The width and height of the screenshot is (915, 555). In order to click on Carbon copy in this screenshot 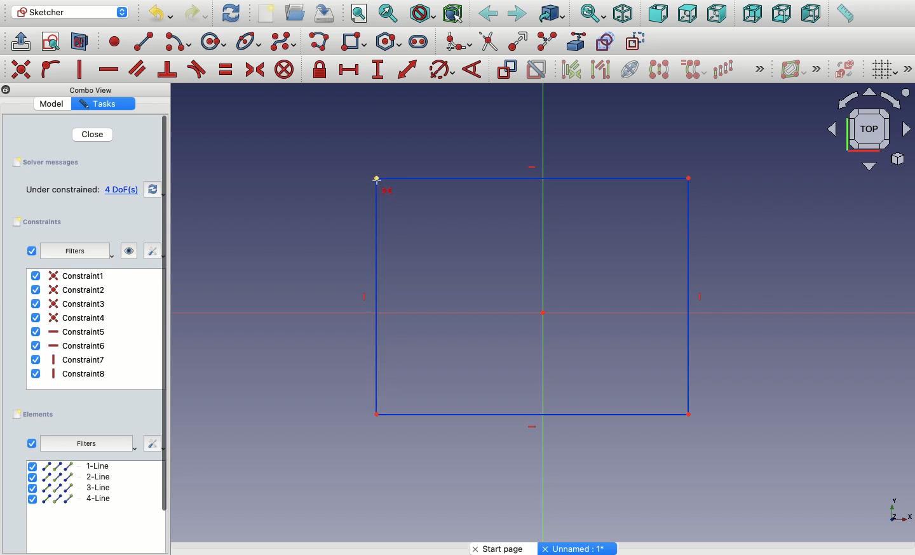, I will do `click(604, 41)`.